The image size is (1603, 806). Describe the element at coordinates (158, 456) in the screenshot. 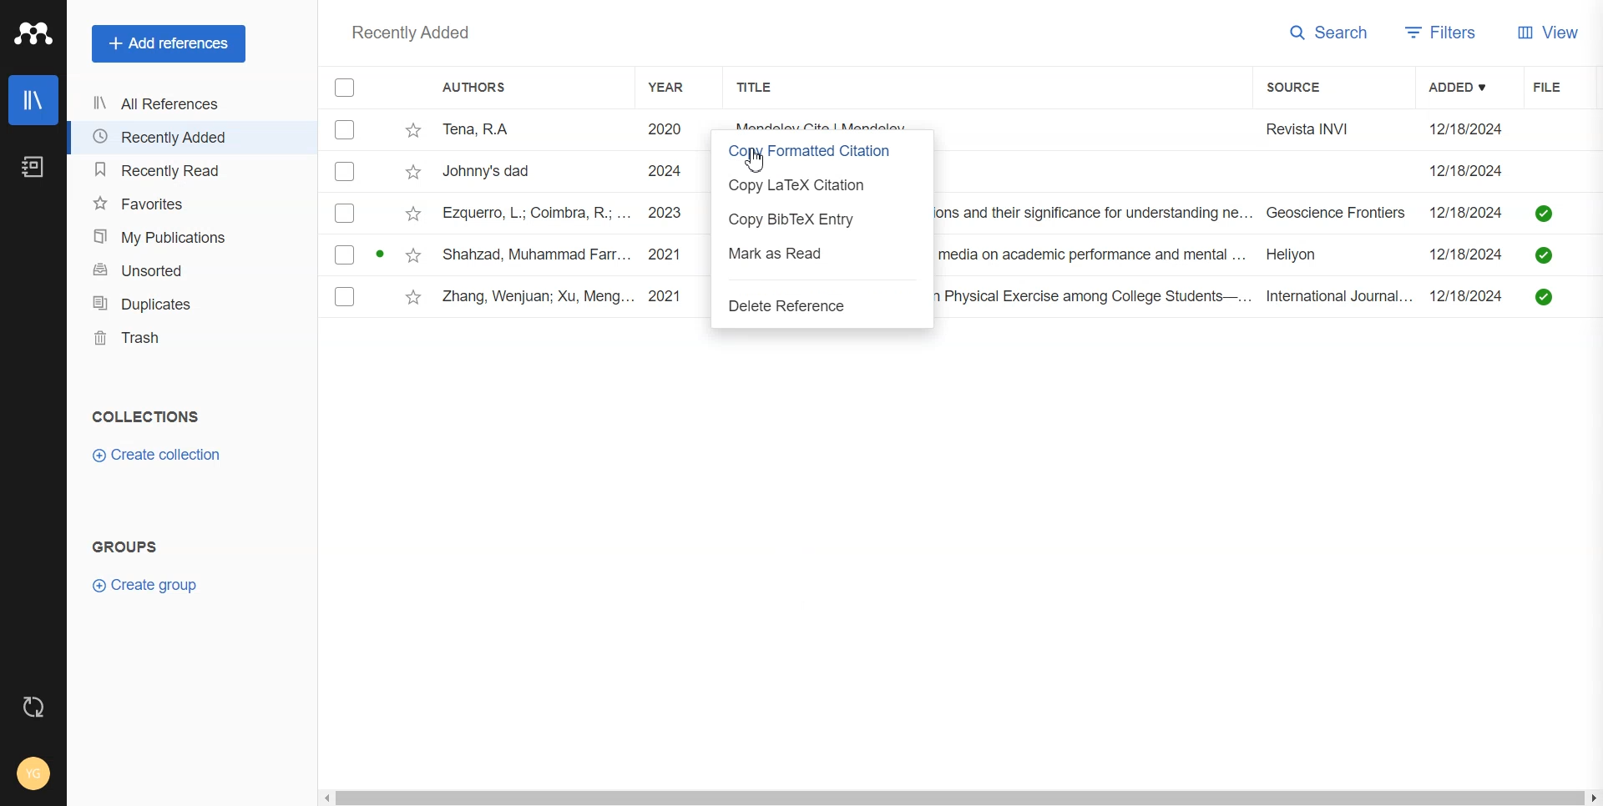

I see `Create Collection` at that location.